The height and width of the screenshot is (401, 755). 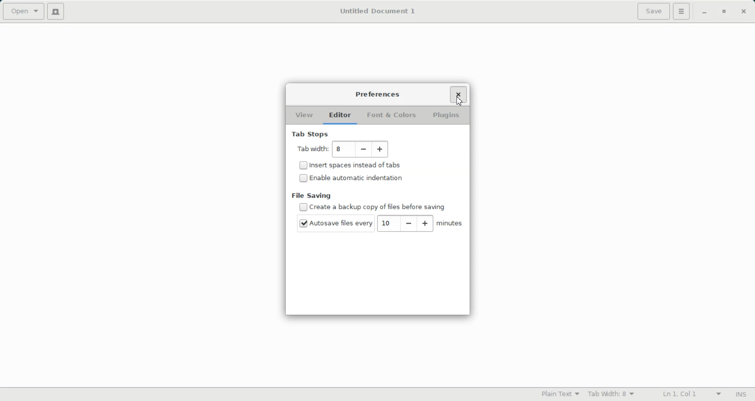 What do you see at coordinates (372, 207) in the screenshot?
I see `(un)check Disable Create a backup copy of files before saving` at bounding box center [372, 207].